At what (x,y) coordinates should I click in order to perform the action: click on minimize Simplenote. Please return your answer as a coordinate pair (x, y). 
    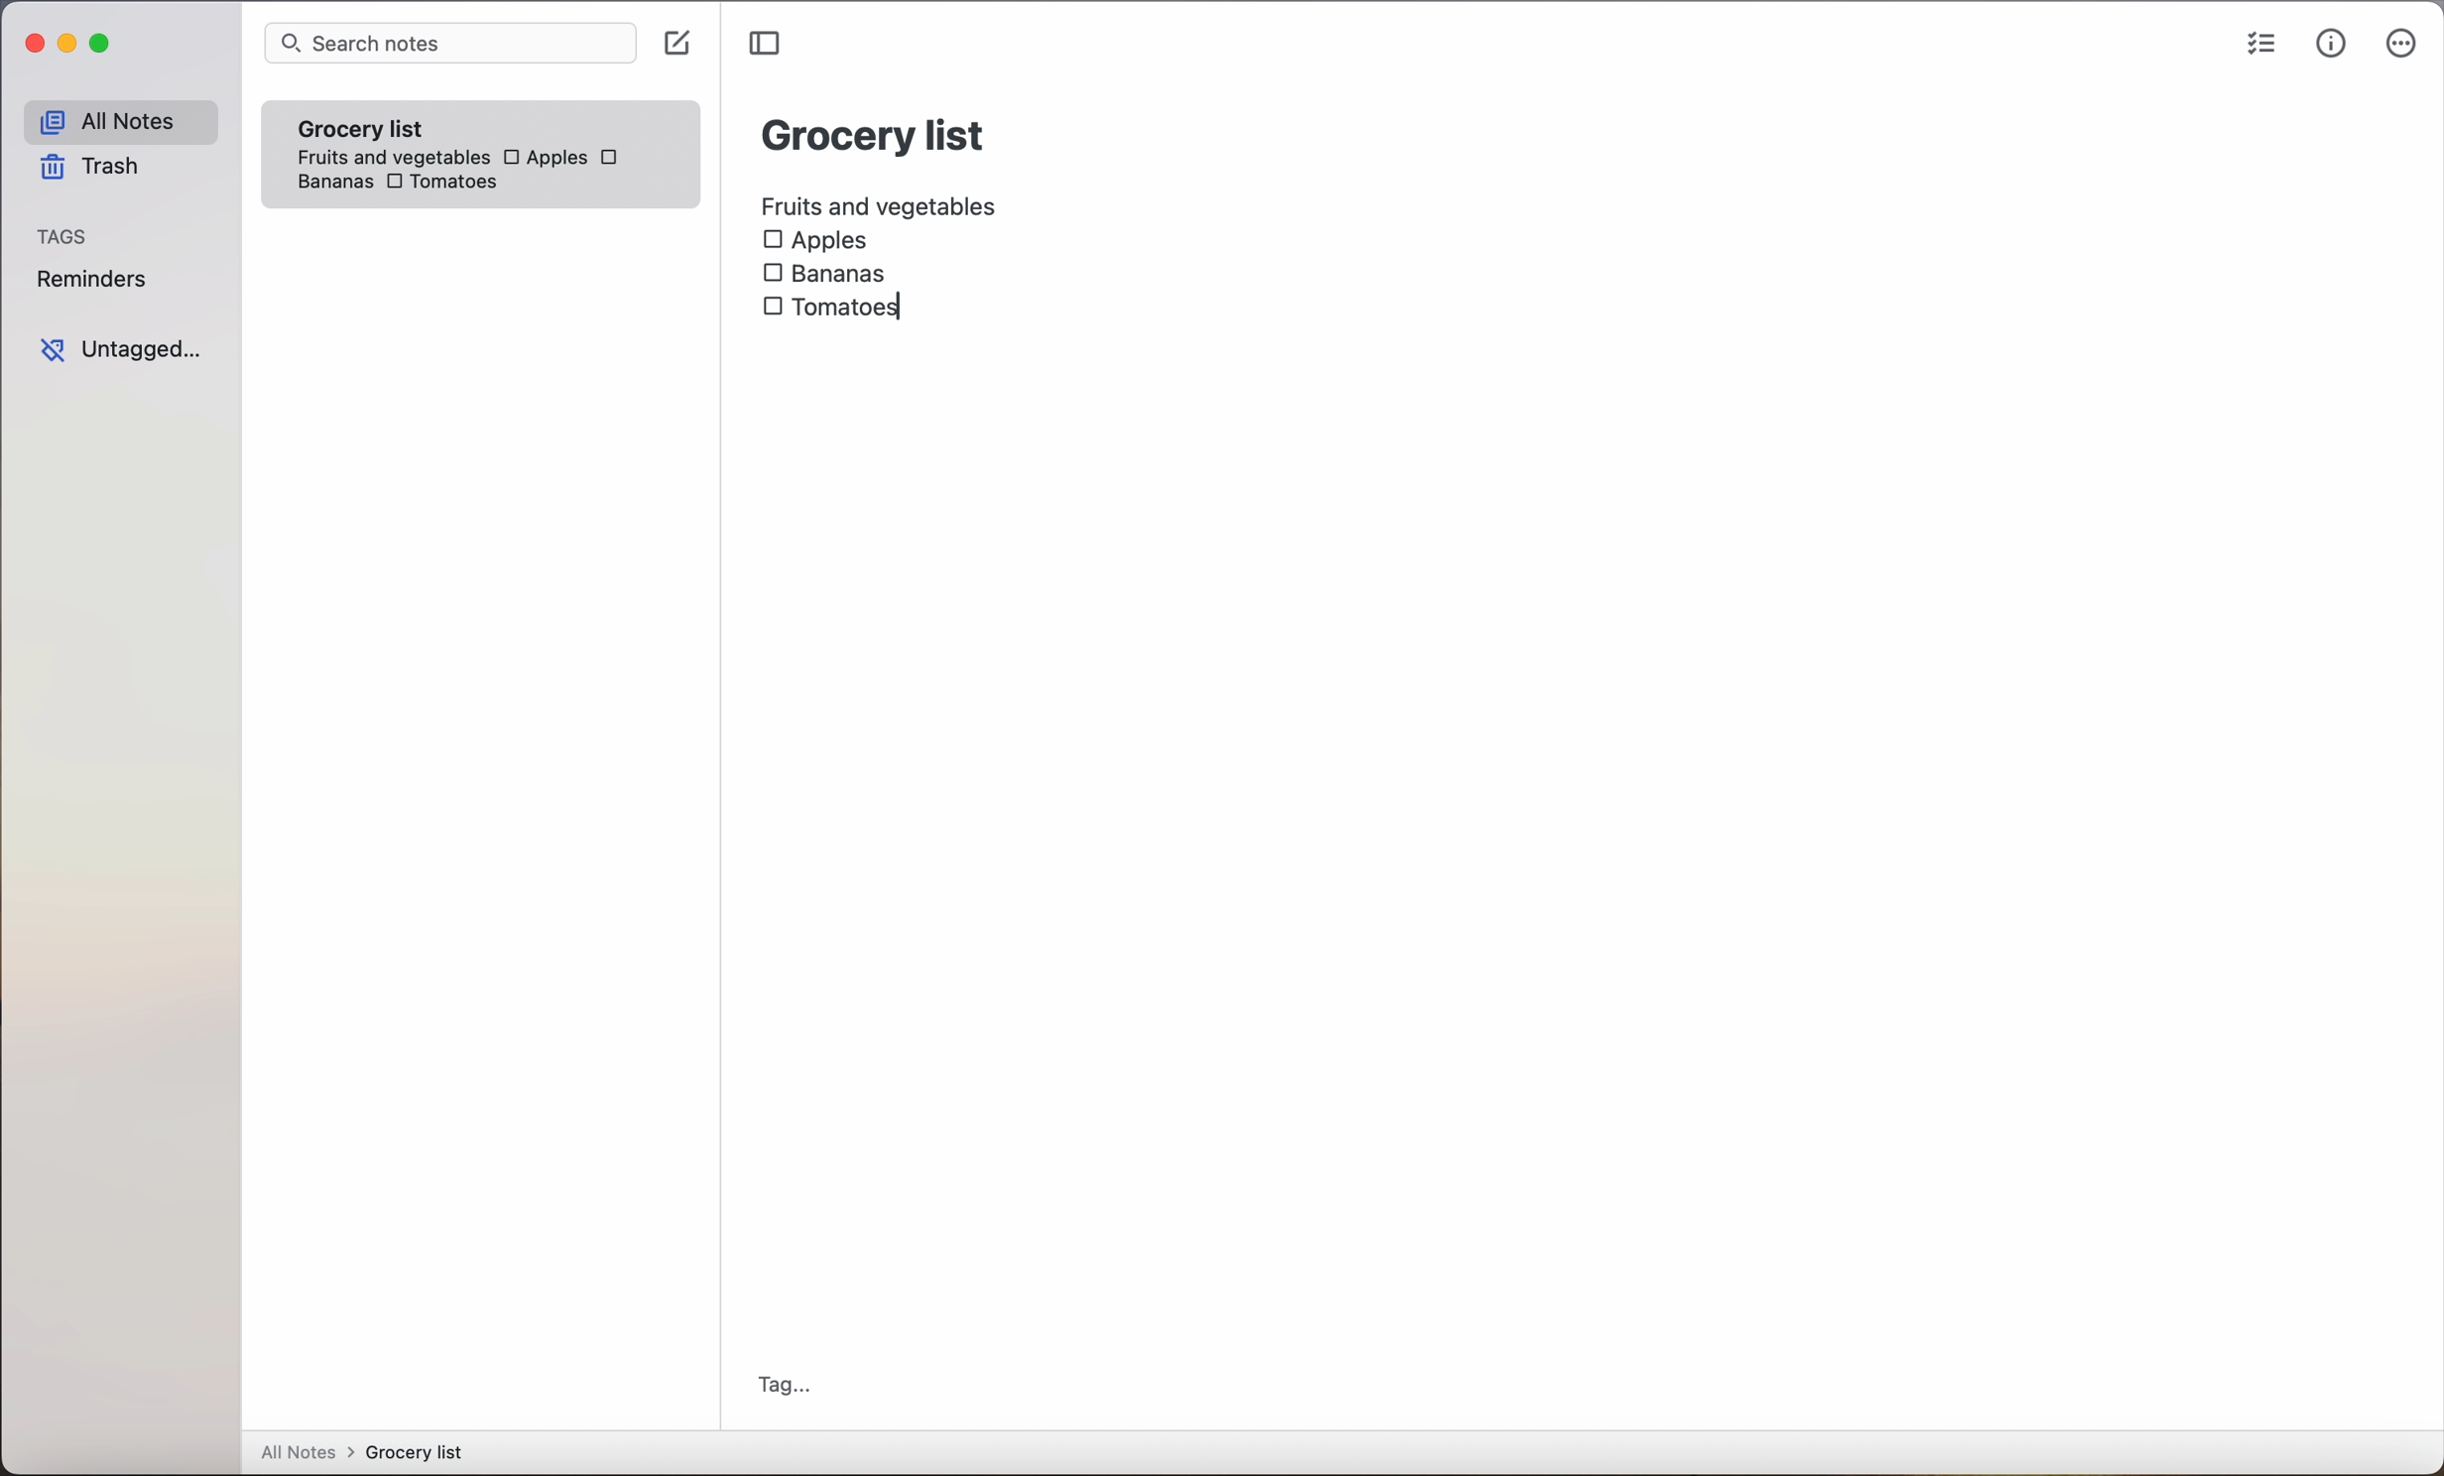
    Looking at the image, I should click on (71, 48).